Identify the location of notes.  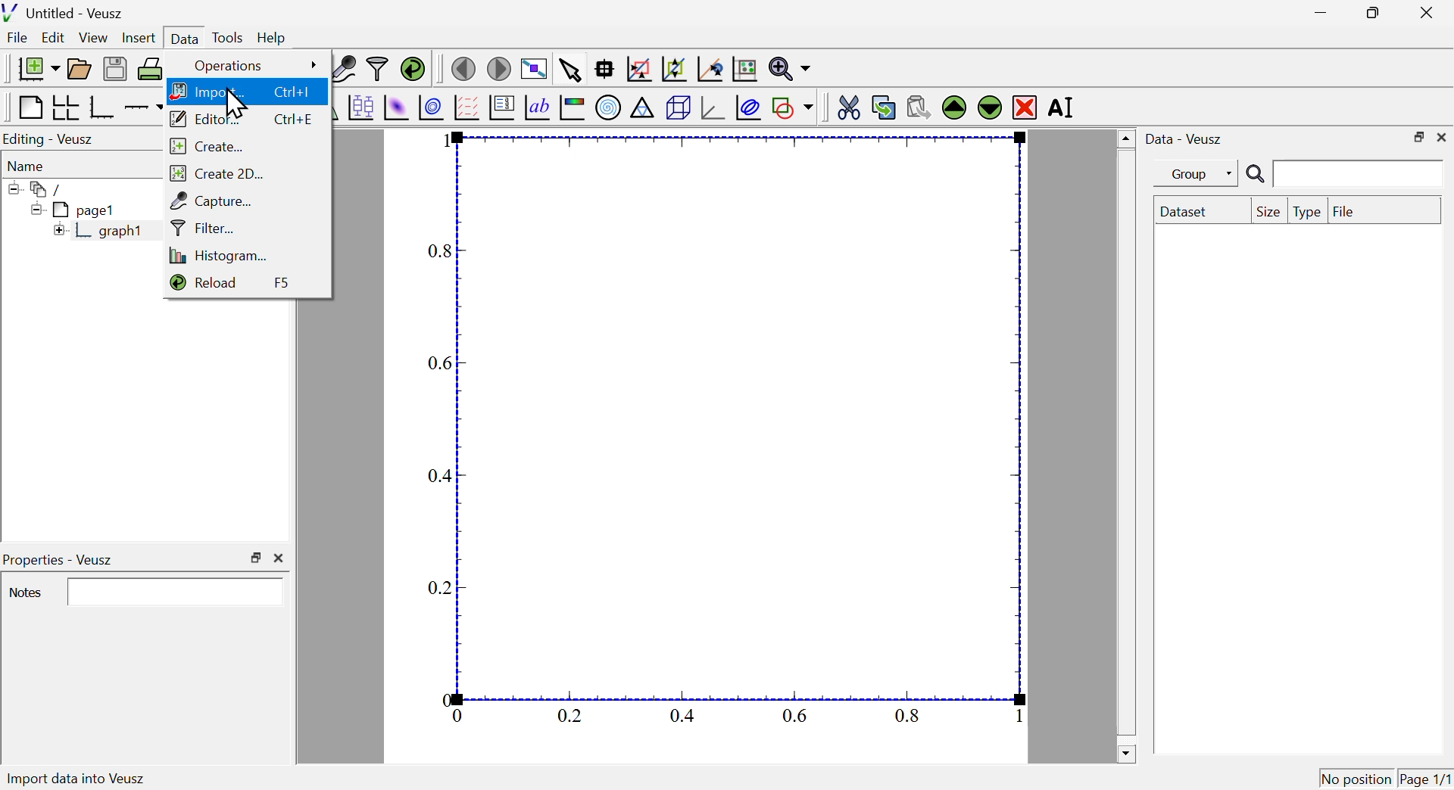
(27, 593).